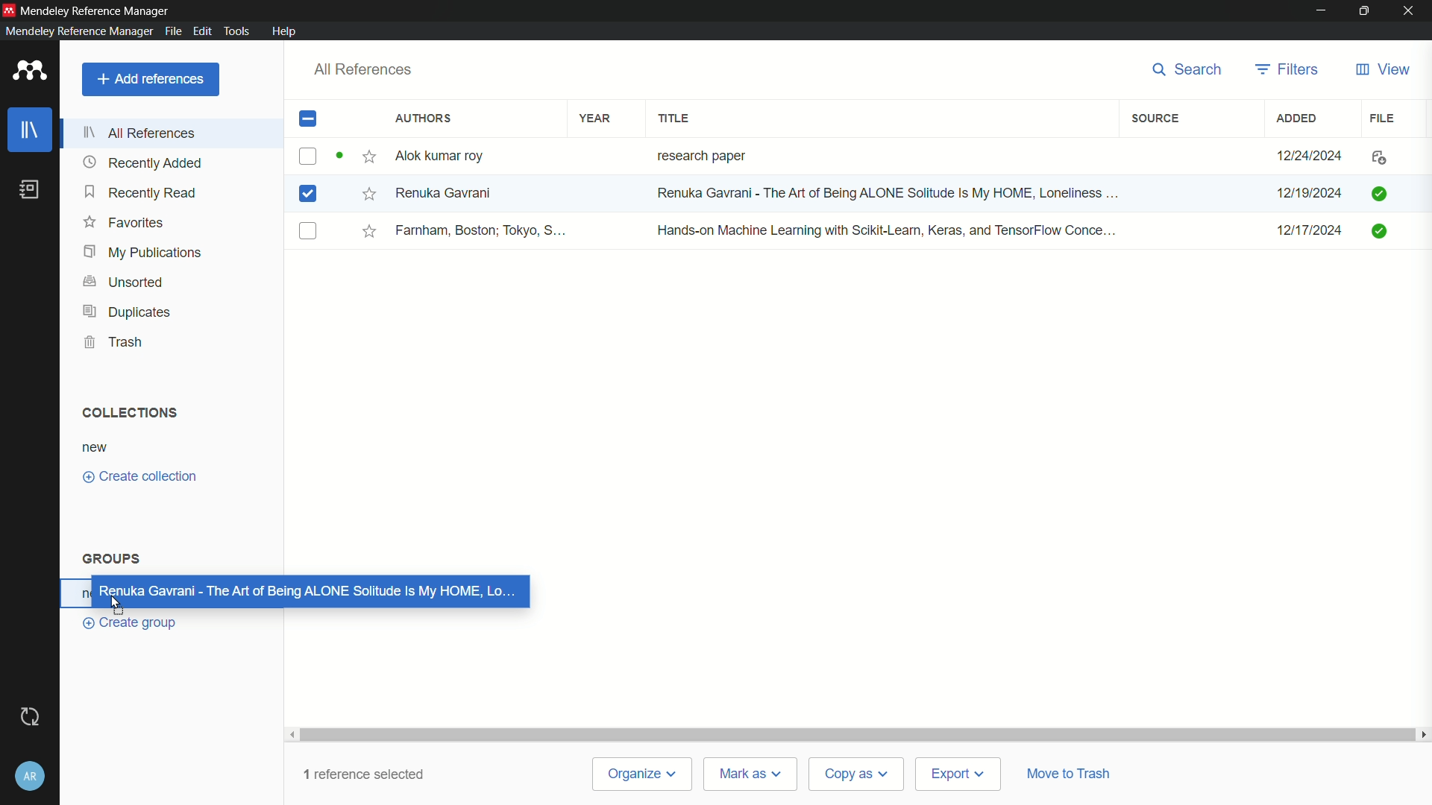  Describe the element at coordinates (9, 8) in the screenshot. I see `app icon` at that location.